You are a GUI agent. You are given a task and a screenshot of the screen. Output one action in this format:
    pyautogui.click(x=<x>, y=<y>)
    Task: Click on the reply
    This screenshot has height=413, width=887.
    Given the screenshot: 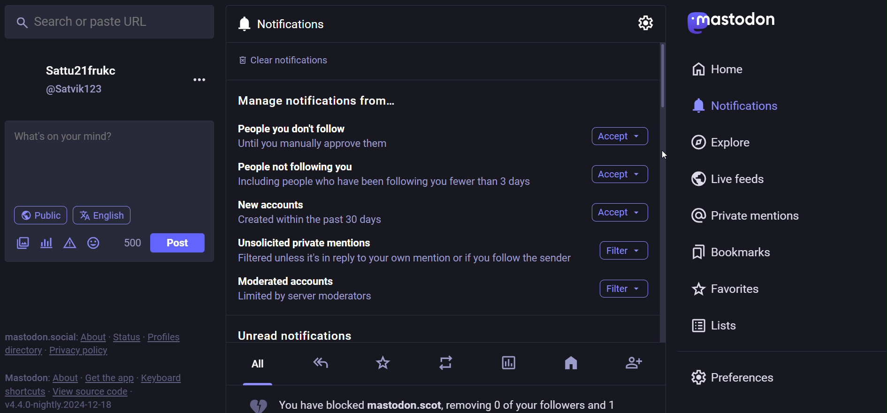 What is the action you would take?
    pyautogui.click(x=321, y=362)
    